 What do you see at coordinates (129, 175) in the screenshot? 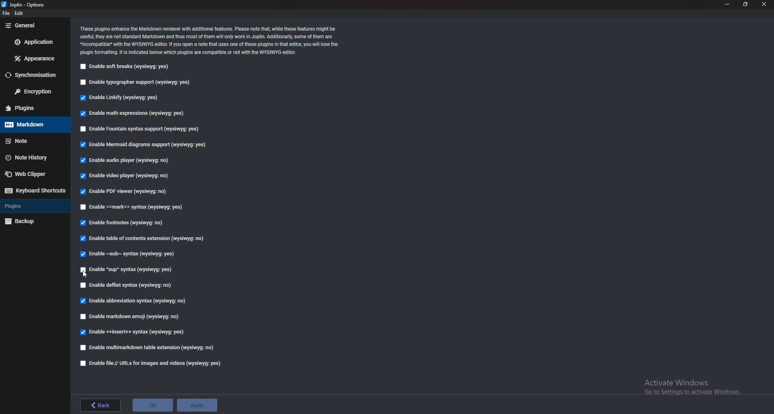
I see `Enable video player` at bounding box center [129, 175].